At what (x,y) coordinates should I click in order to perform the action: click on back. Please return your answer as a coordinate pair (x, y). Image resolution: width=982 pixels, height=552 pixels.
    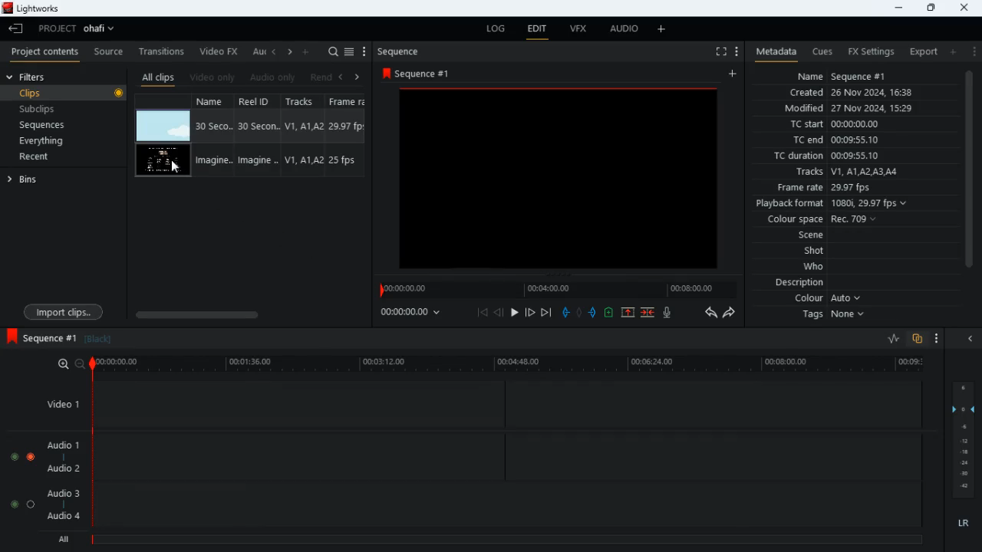
    Looking at the image, I should click on (499, 313).